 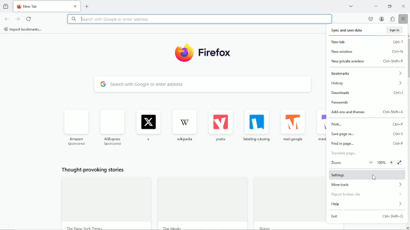 What do you see at coordinates (26, 30) in the screenshot?
I see `import bookmarks` at bounding box center [26, 30].